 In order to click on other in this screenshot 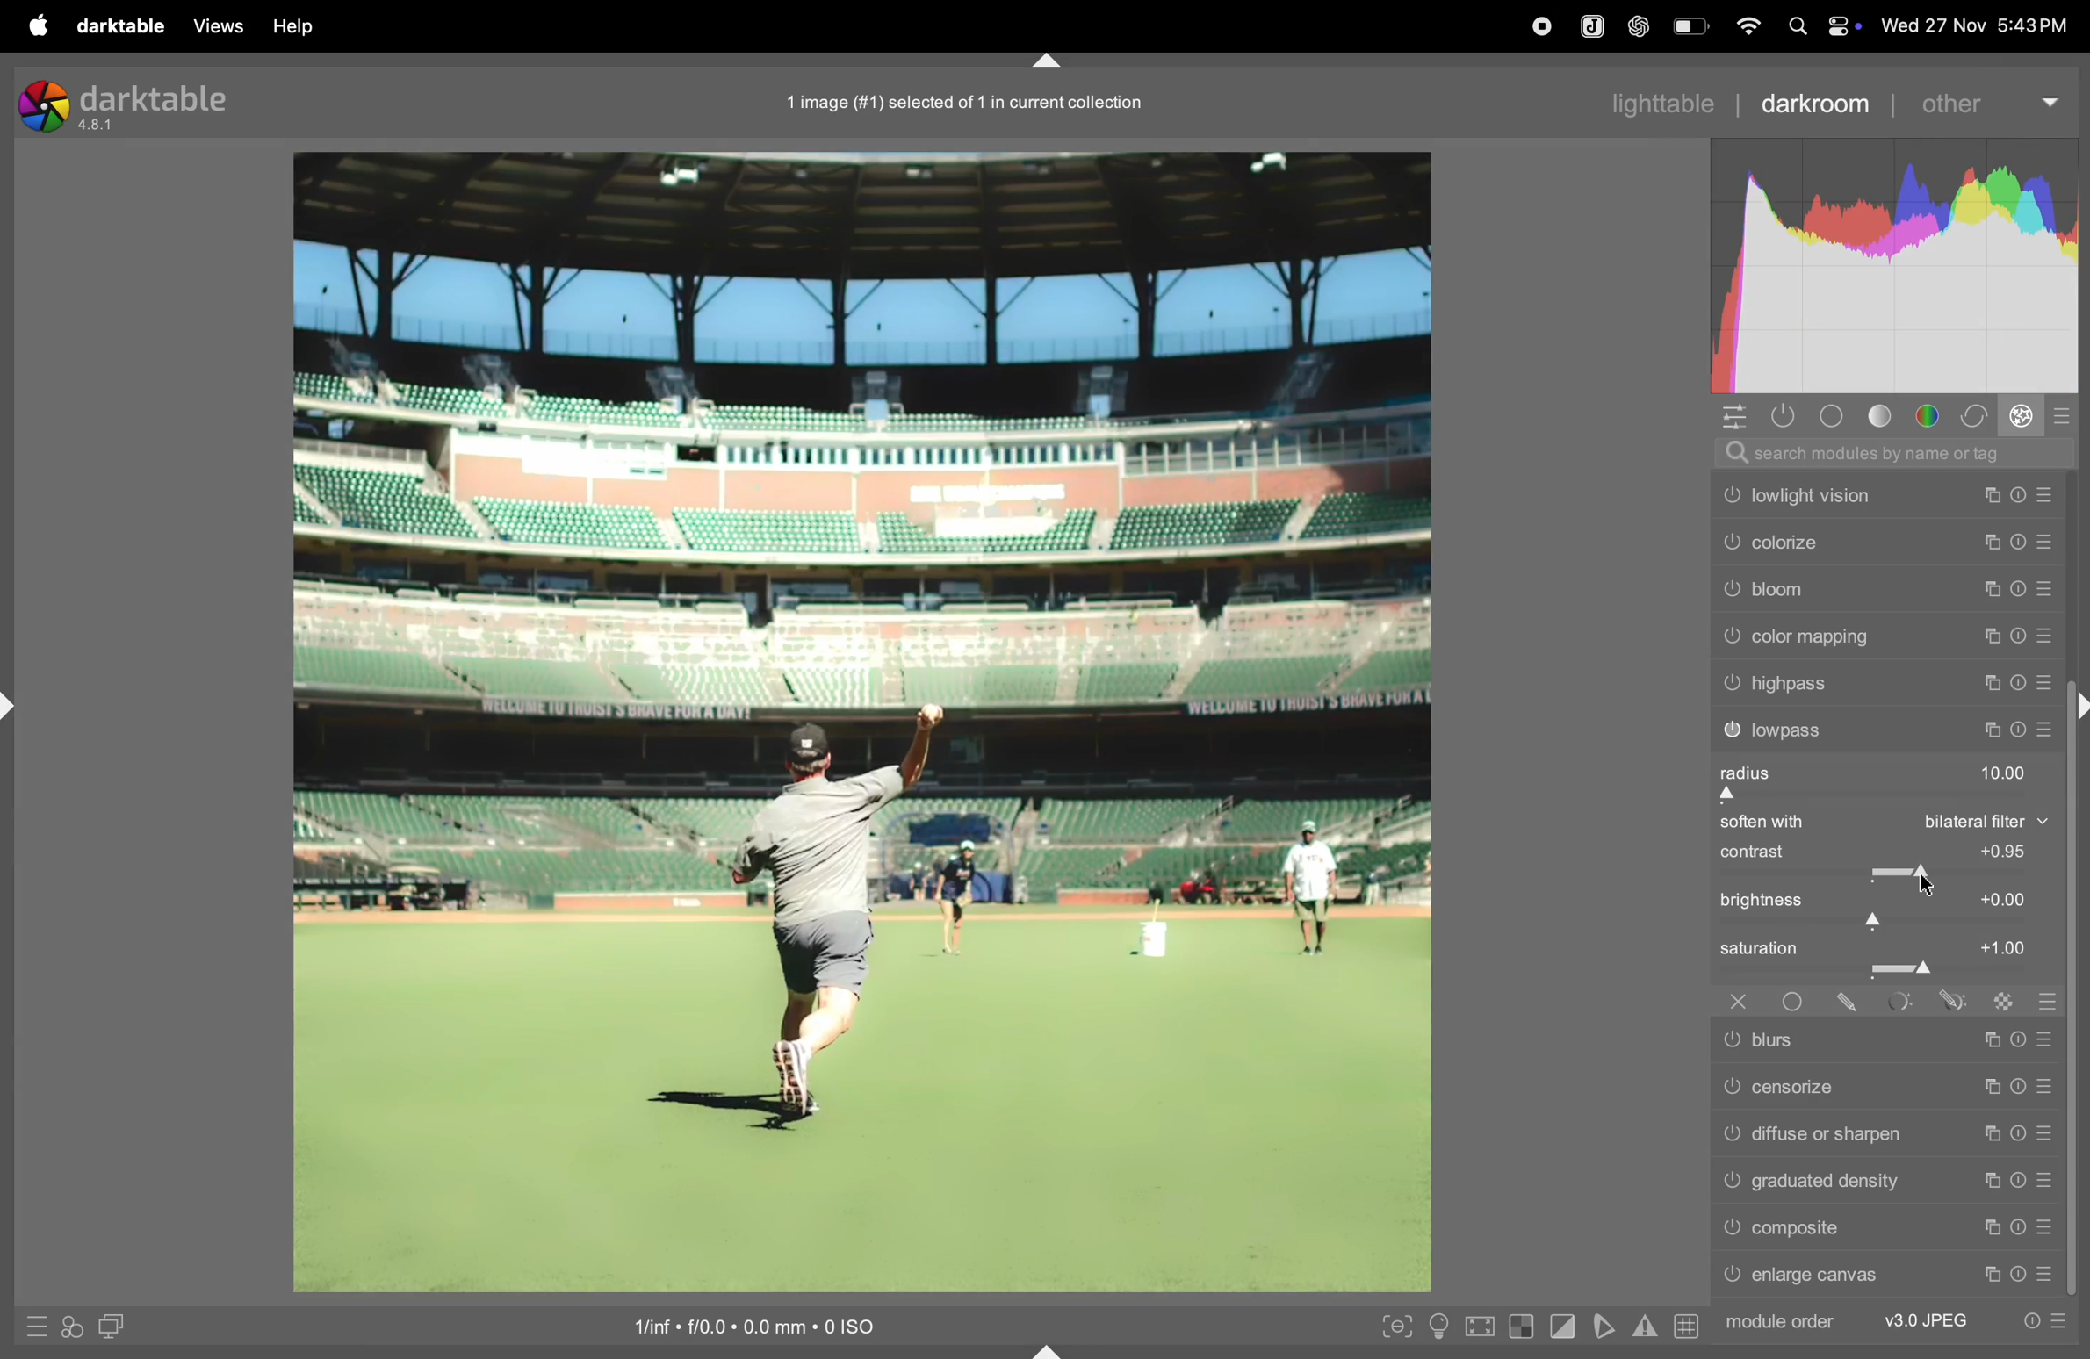, I will do `click(1988, 101)`.